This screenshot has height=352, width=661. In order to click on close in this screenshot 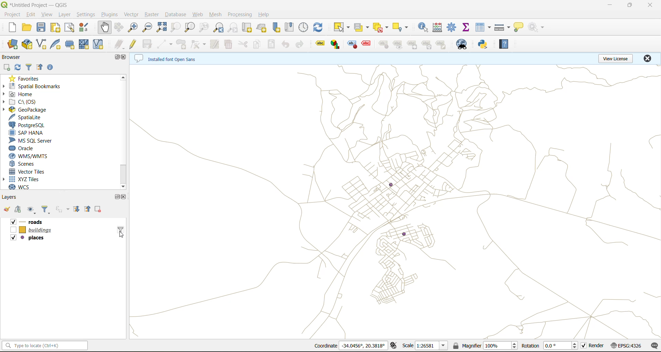, I will do `click(126, 56)`.